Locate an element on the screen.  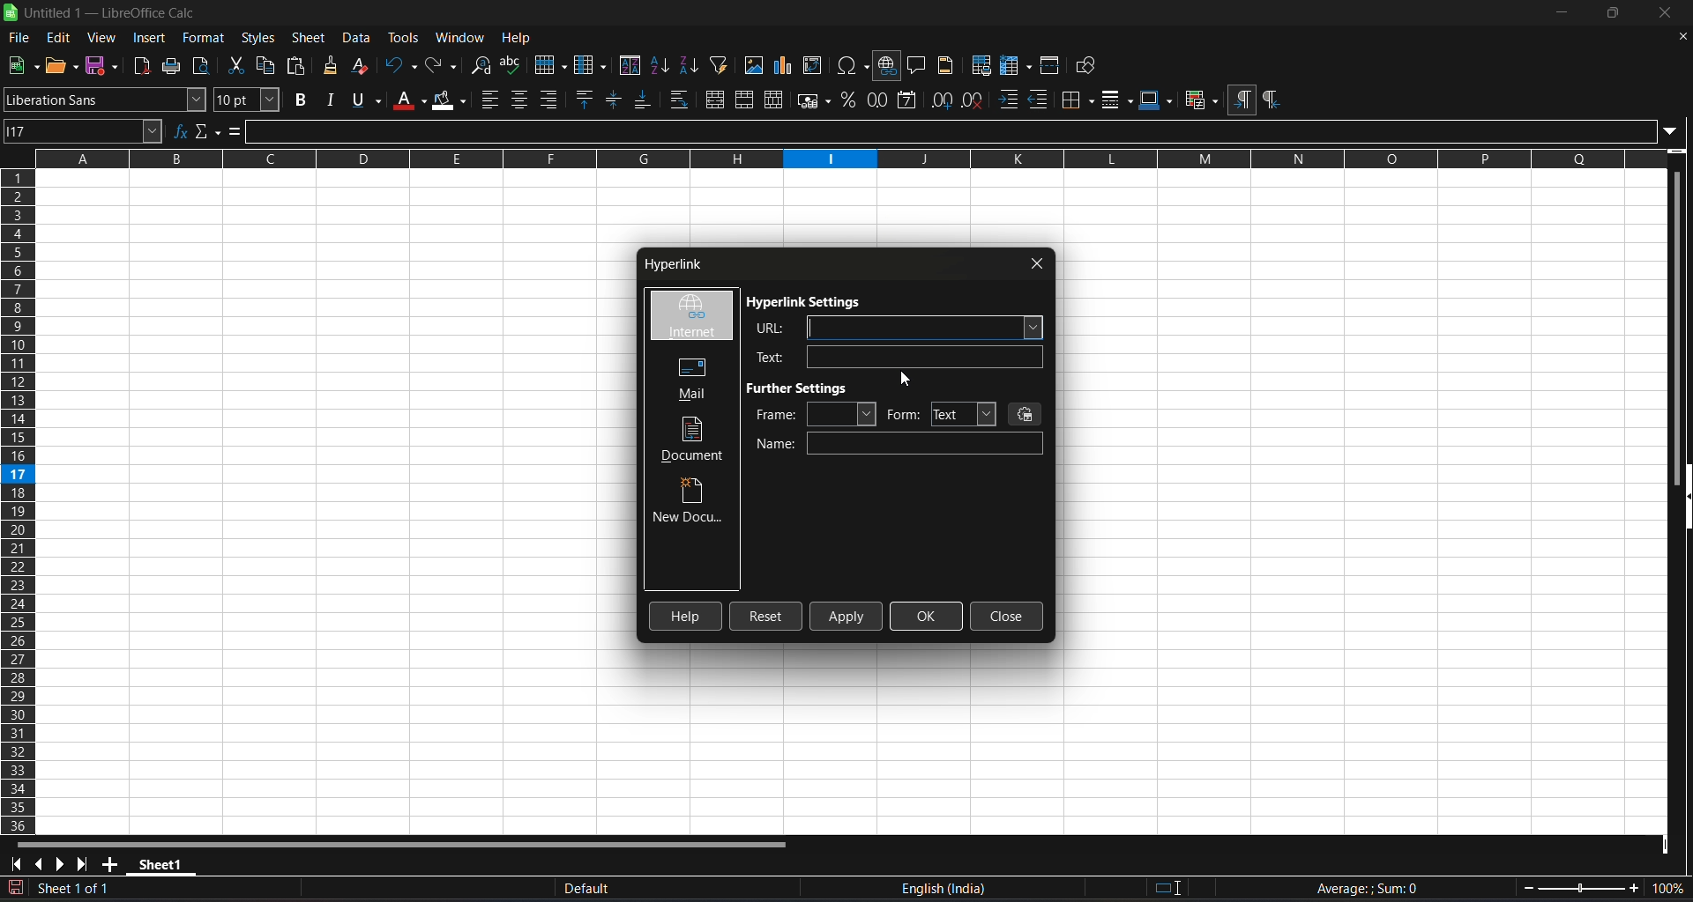
select function is located at coordinates (209, 131).